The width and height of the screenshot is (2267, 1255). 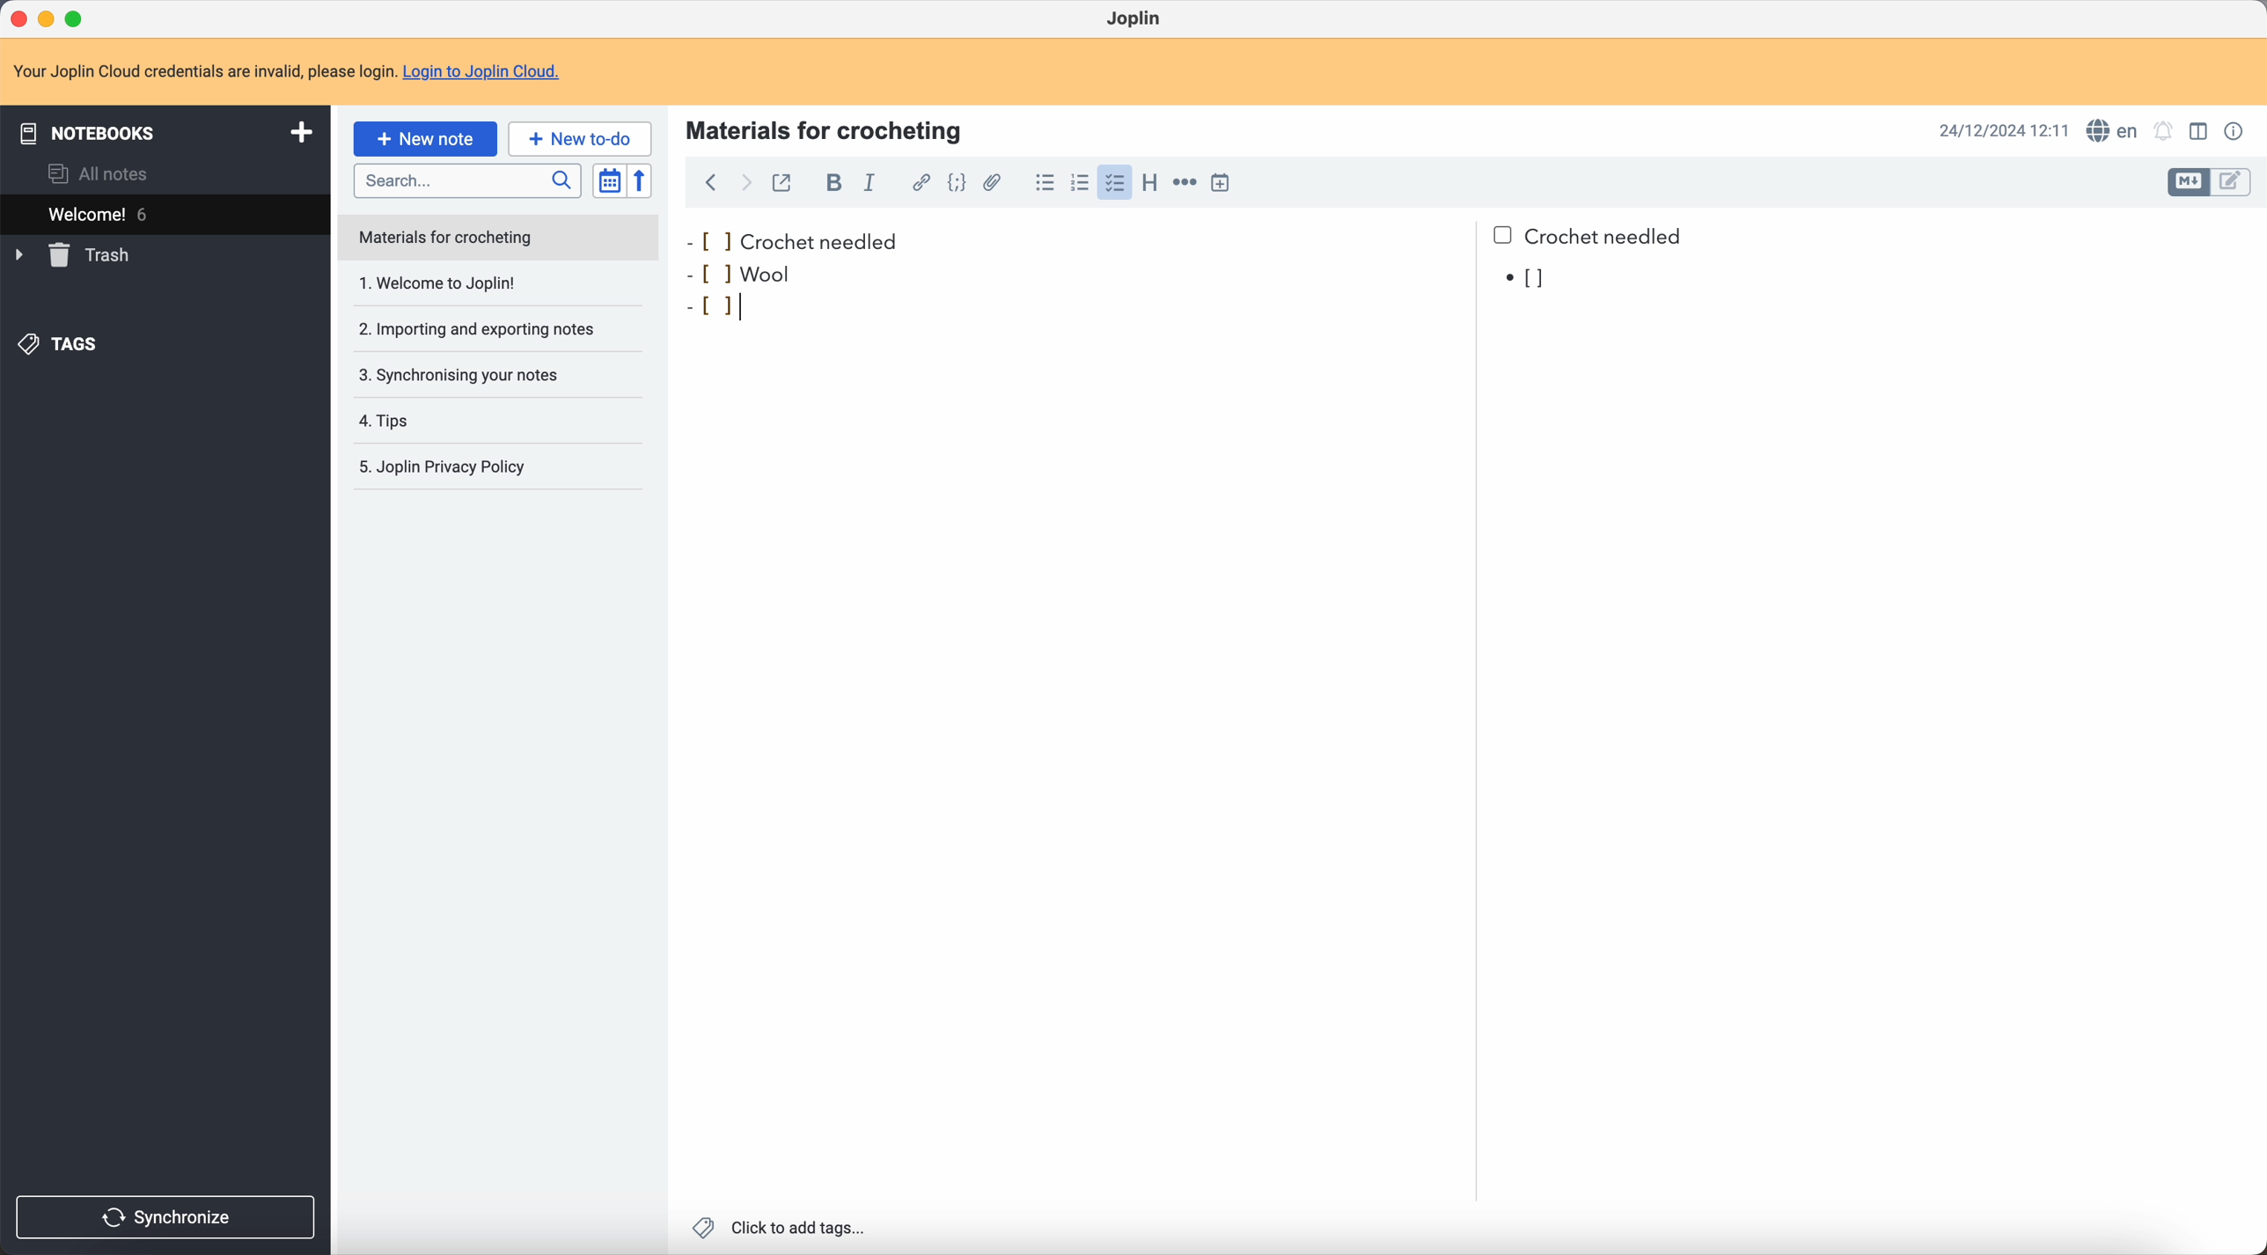 I want to click on tags, so click(x=62, y=346).